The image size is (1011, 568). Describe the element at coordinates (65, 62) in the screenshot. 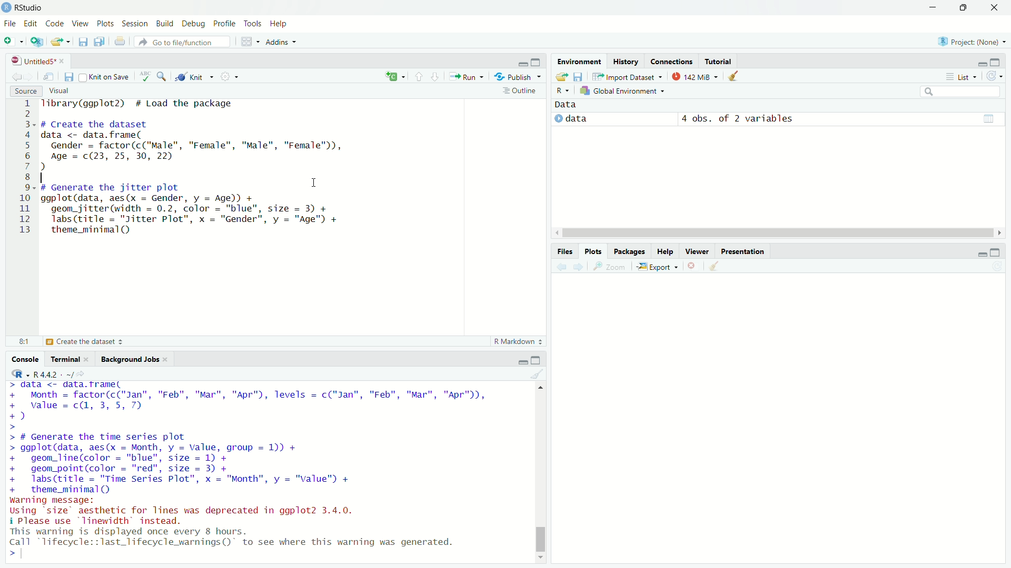

I see `close` at that location.